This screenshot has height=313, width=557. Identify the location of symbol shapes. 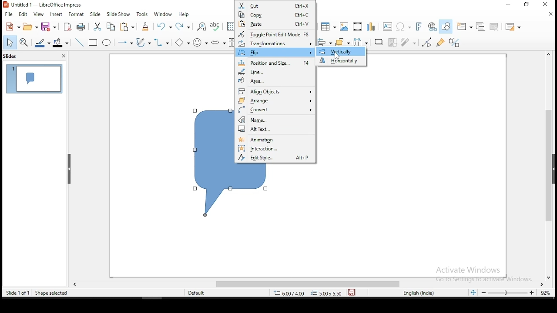
(199, 41).